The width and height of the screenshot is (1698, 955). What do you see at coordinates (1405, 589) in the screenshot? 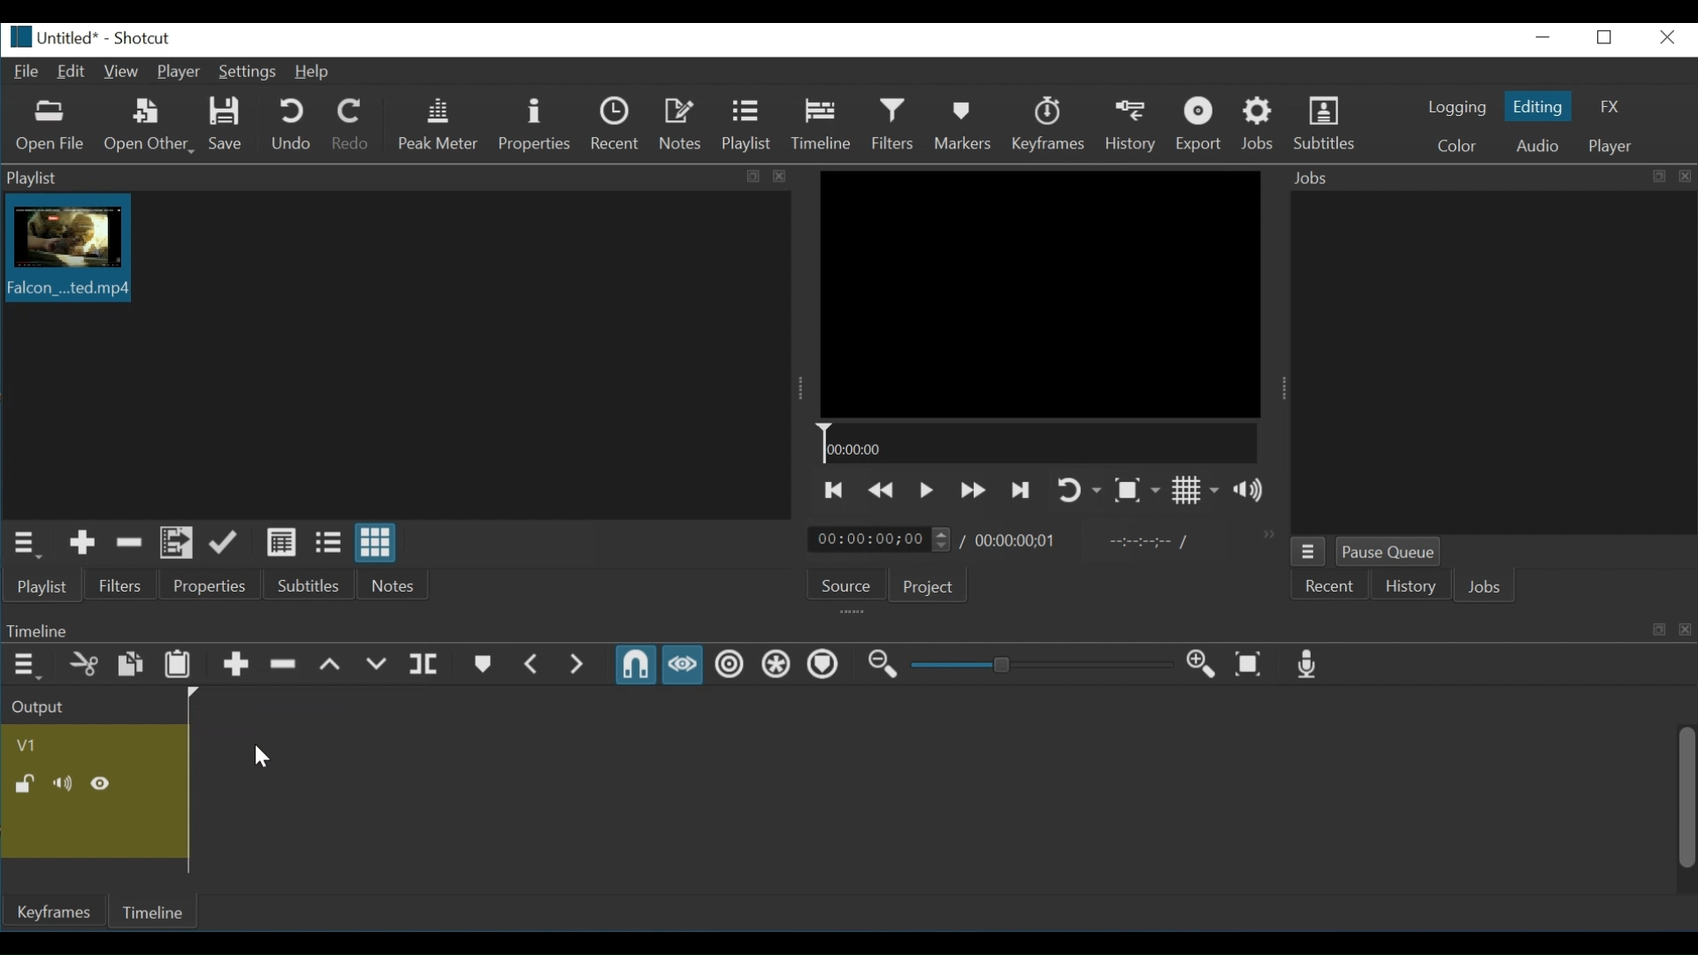
I see `History` at bounding box center [1405, 589].